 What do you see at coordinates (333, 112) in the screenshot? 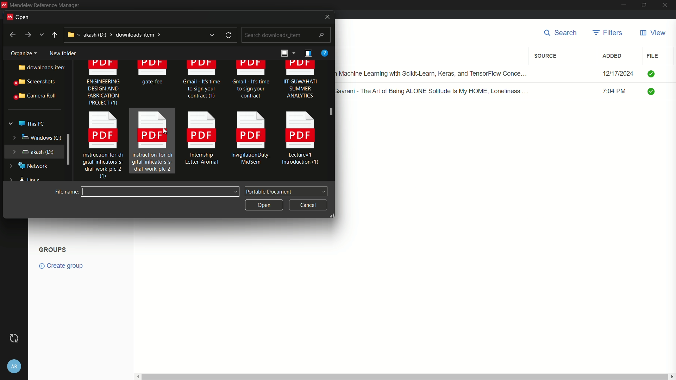
I see `cursor` at bounding box center [333, 112].